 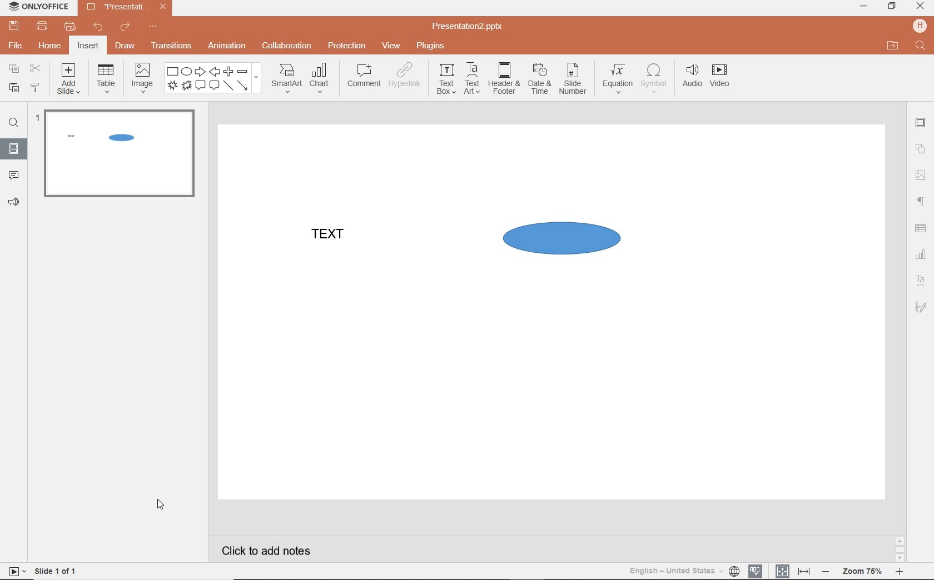 What do you see at coordinates (430, 47) in the screenshot?
I see `plugins` at bounding box center [430, 47].